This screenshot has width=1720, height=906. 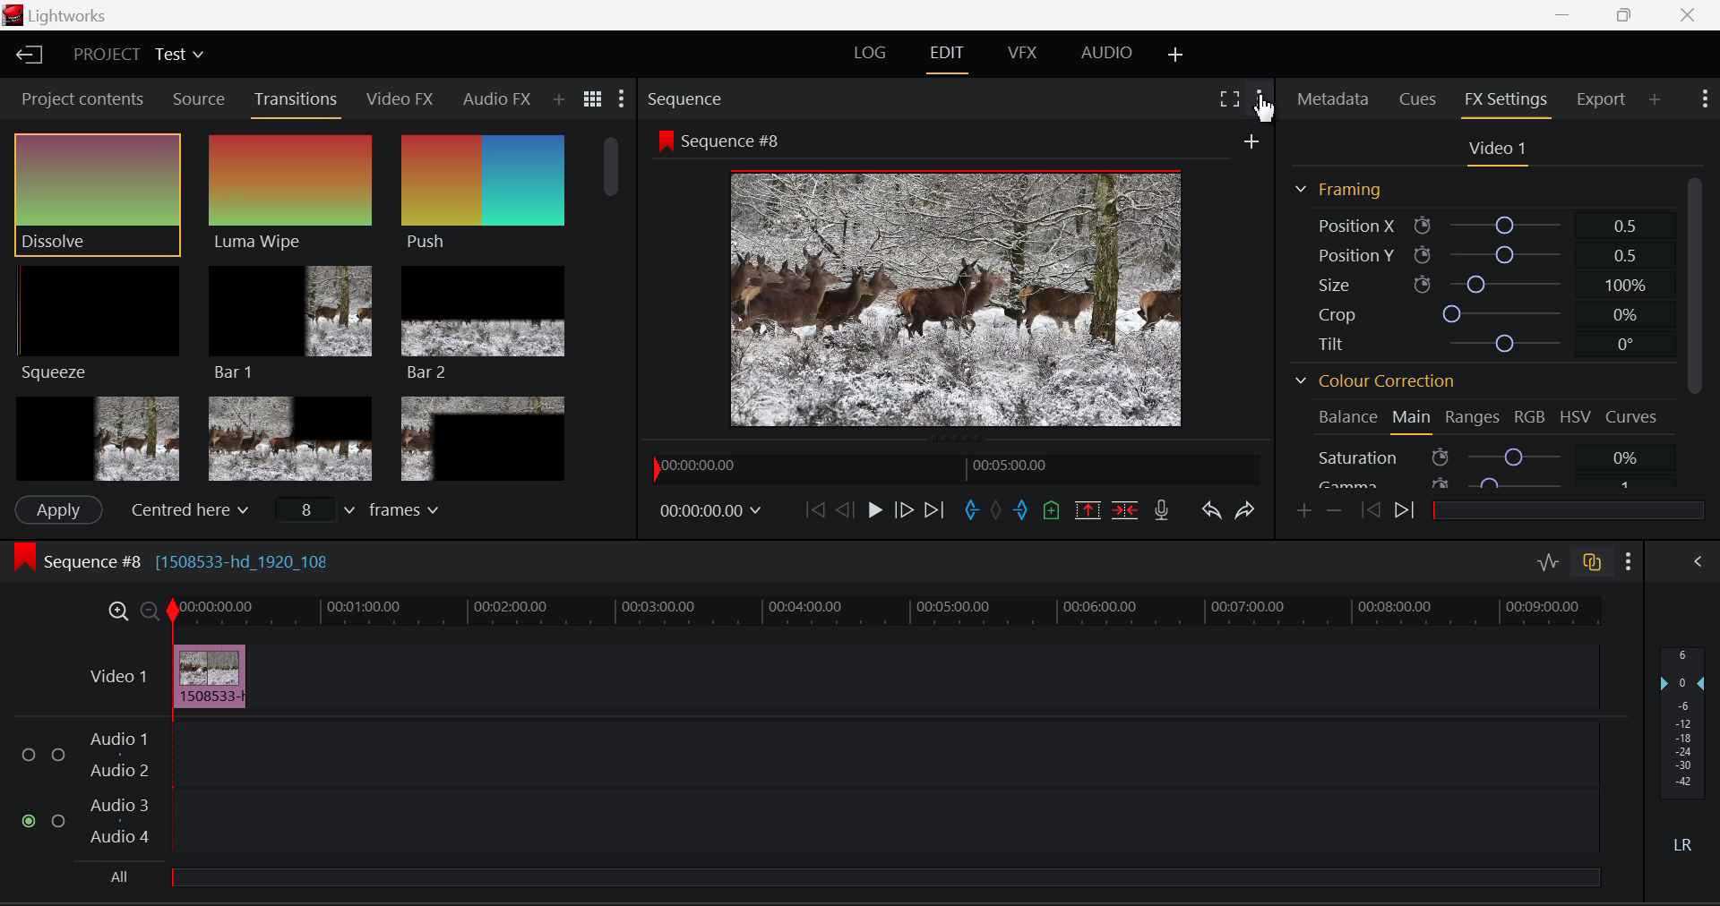 I want to click on Main, so click(x=1414, y=421).